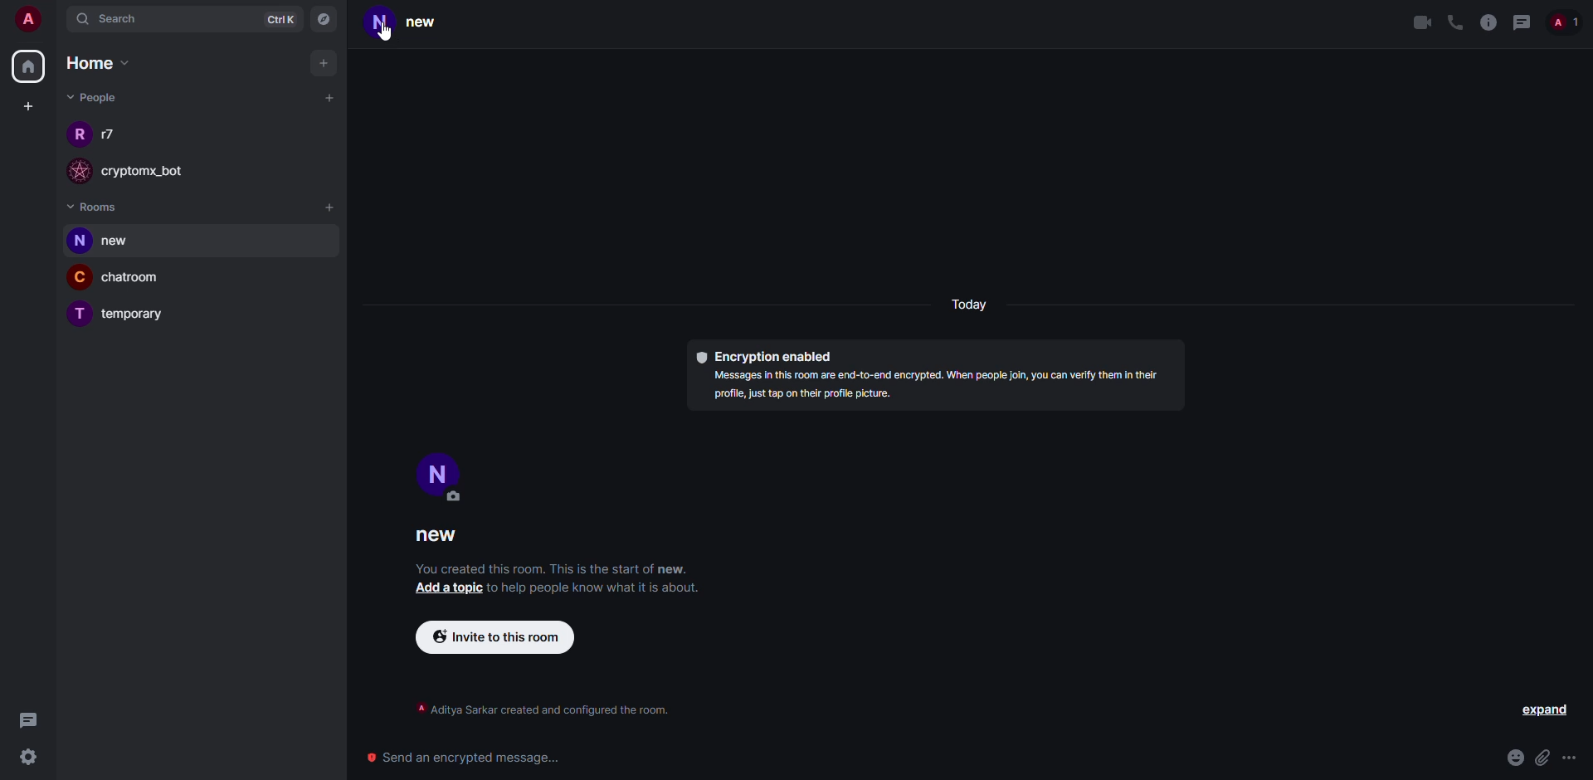  What do you see at coordinates (442, 537) in the screenshot?
I see `room` at bounding box center [442, 537].